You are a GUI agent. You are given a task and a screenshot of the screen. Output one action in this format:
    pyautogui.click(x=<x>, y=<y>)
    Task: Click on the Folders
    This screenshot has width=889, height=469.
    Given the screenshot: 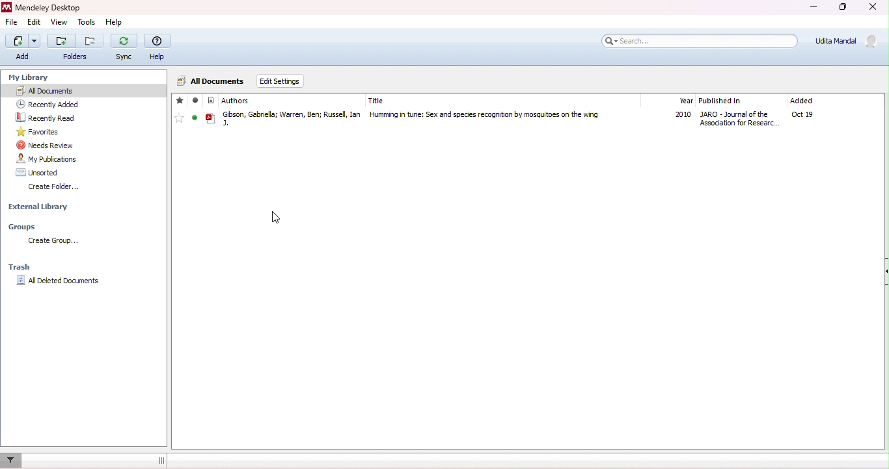 What is the action you would take?
    pyautogui.click(x=75, y=56)
    